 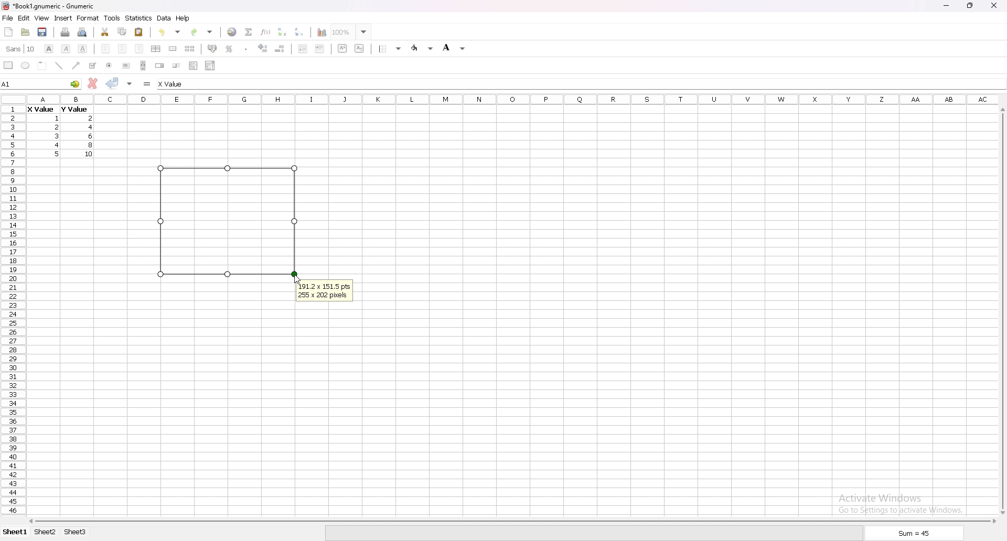 What do you see at coordinates (112, 18) in the screenshot?
I see `tools` at bounding box center [112, 18].